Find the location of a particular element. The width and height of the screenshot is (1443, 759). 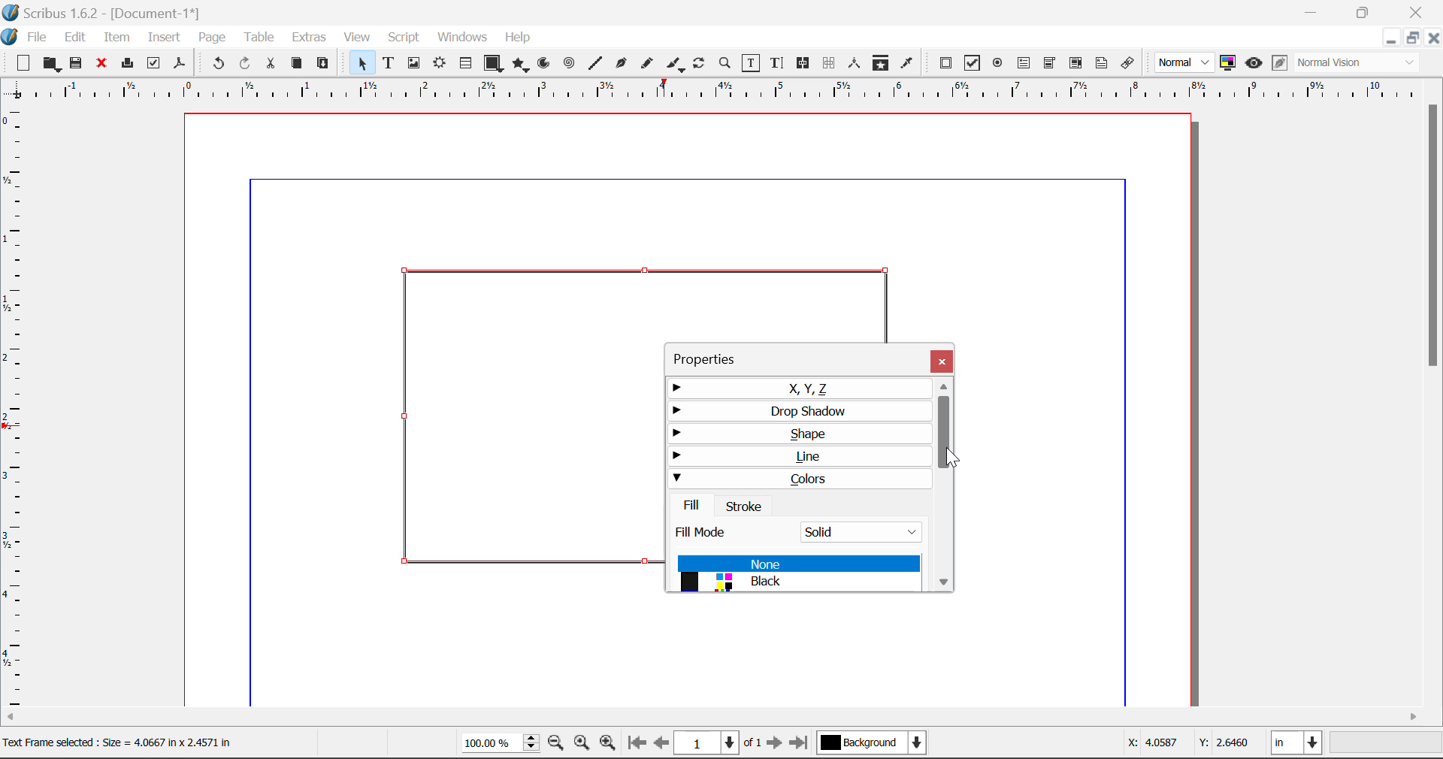

Display Visual Appearance is located at coordinates (1363, 63).